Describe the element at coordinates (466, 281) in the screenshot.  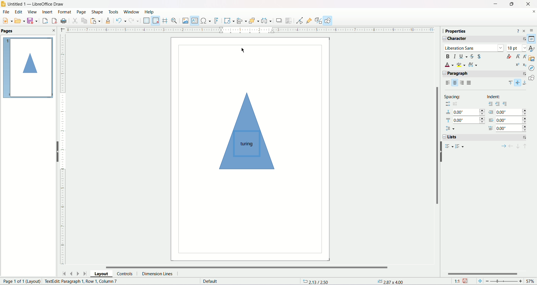
I see `Unsaved change indicator` at that location.